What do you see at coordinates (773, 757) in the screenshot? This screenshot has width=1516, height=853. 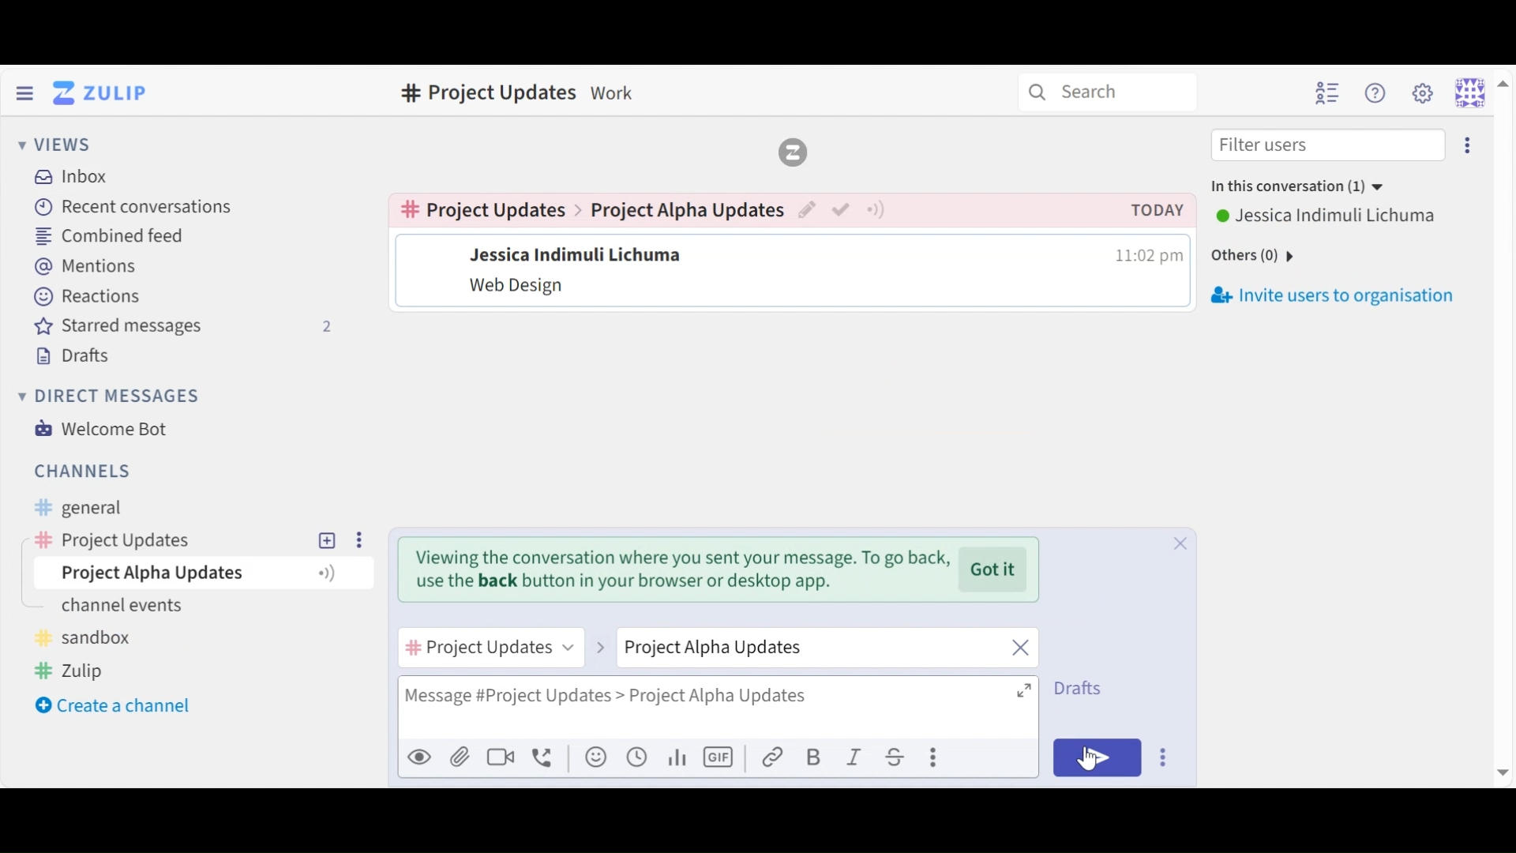 I see `link` at bounding box center [773, 757].